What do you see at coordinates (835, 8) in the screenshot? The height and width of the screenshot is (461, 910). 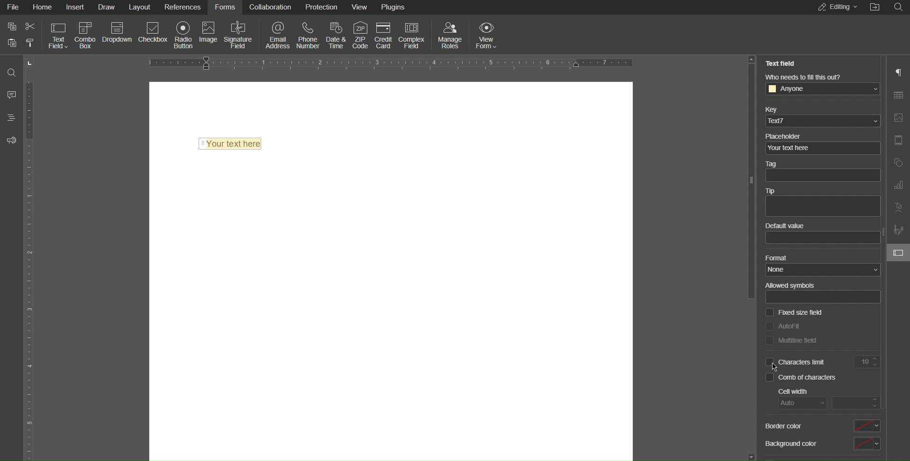 I see `Editing` at bounding box center [835, 8].